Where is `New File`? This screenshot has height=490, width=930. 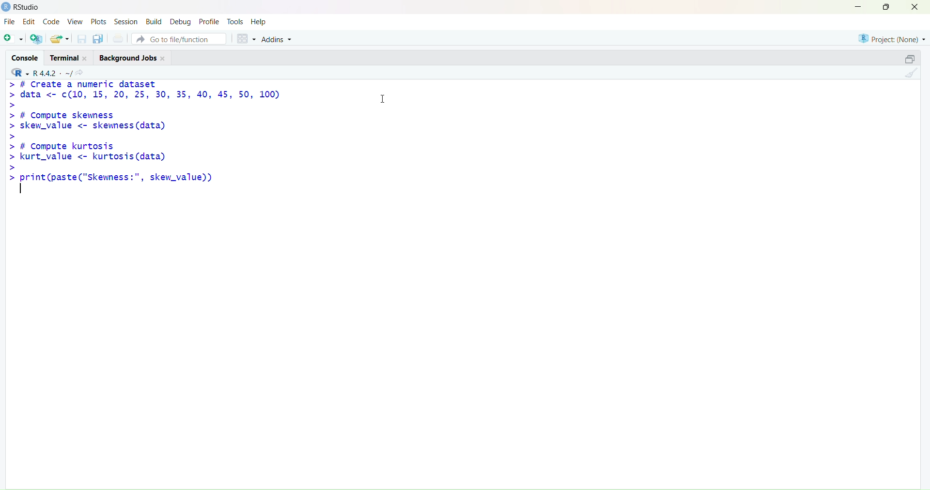
New File is located at coordinates (12, 38).